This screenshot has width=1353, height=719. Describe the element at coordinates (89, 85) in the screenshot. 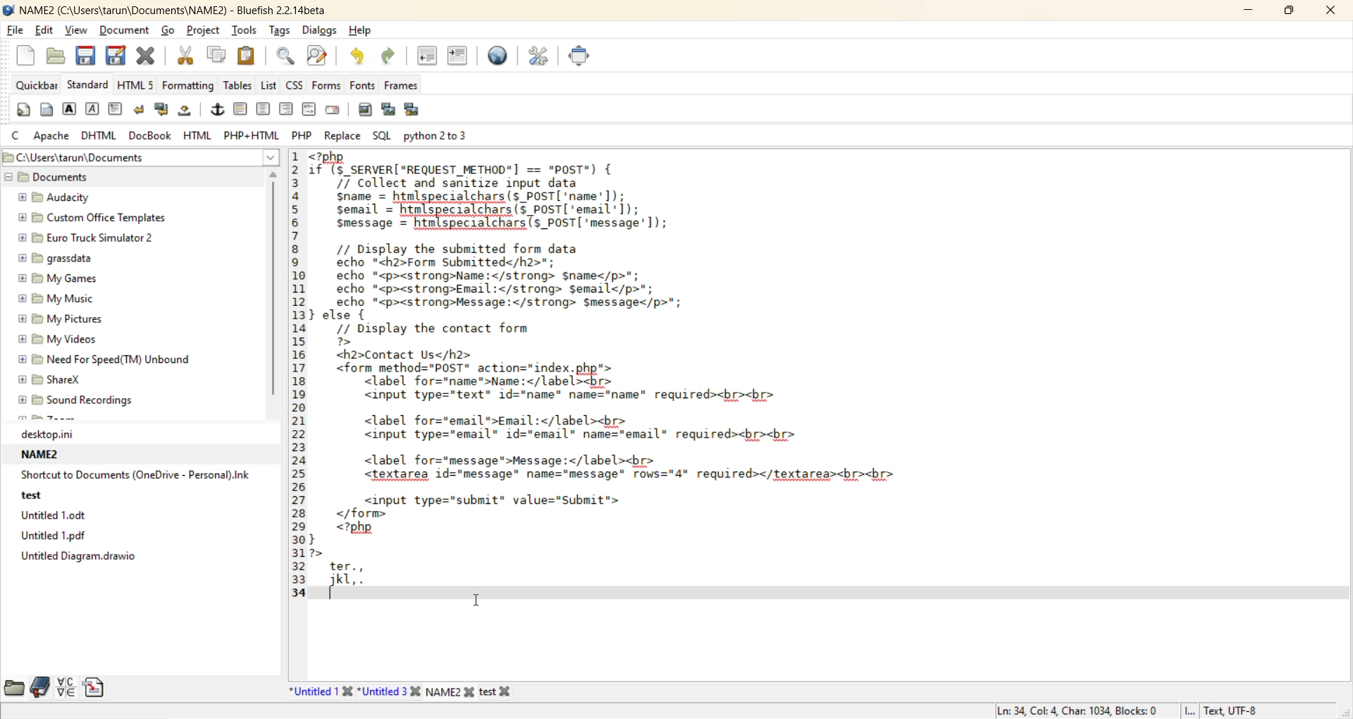

I see `standard` at that location.